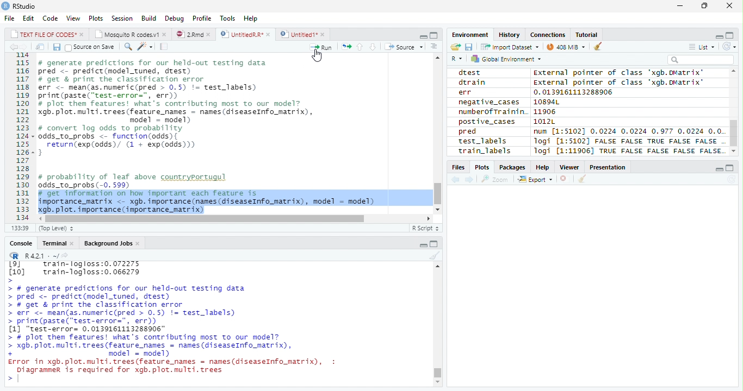 The width and height of the screenshot is (743, 391). What do you see at coordinates (127, 46) in the screenshot?
I see `Find/Replace` at bounding box center [127, 46].